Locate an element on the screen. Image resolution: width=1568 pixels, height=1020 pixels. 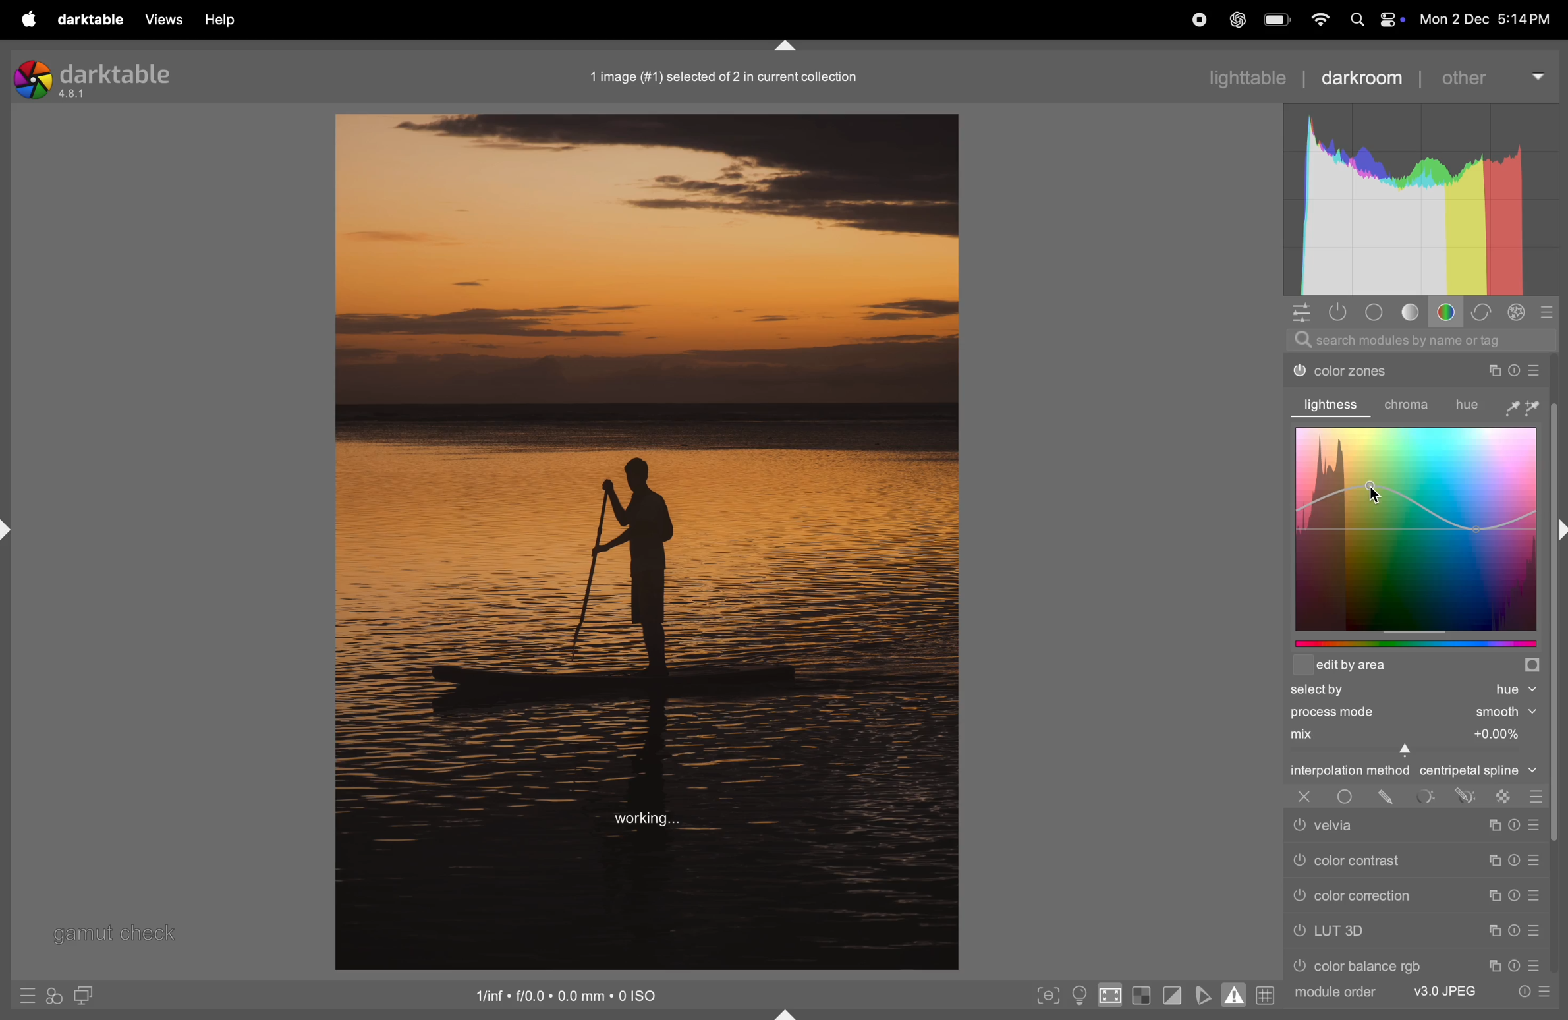
Timer is located at coordinates (1515, 861).